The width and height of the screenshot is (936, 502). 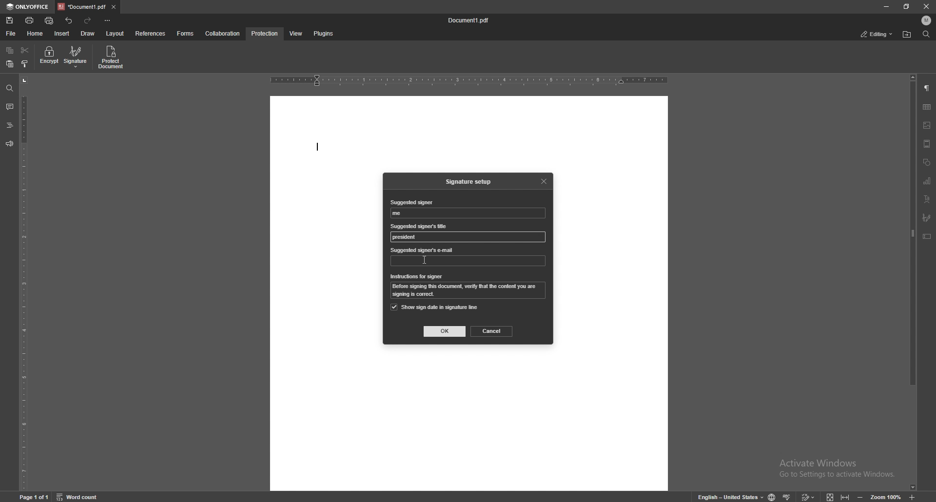 What do you see at coordinates (36, 496) in the screenshot?
I see `page` at bounding box center [36, 496].